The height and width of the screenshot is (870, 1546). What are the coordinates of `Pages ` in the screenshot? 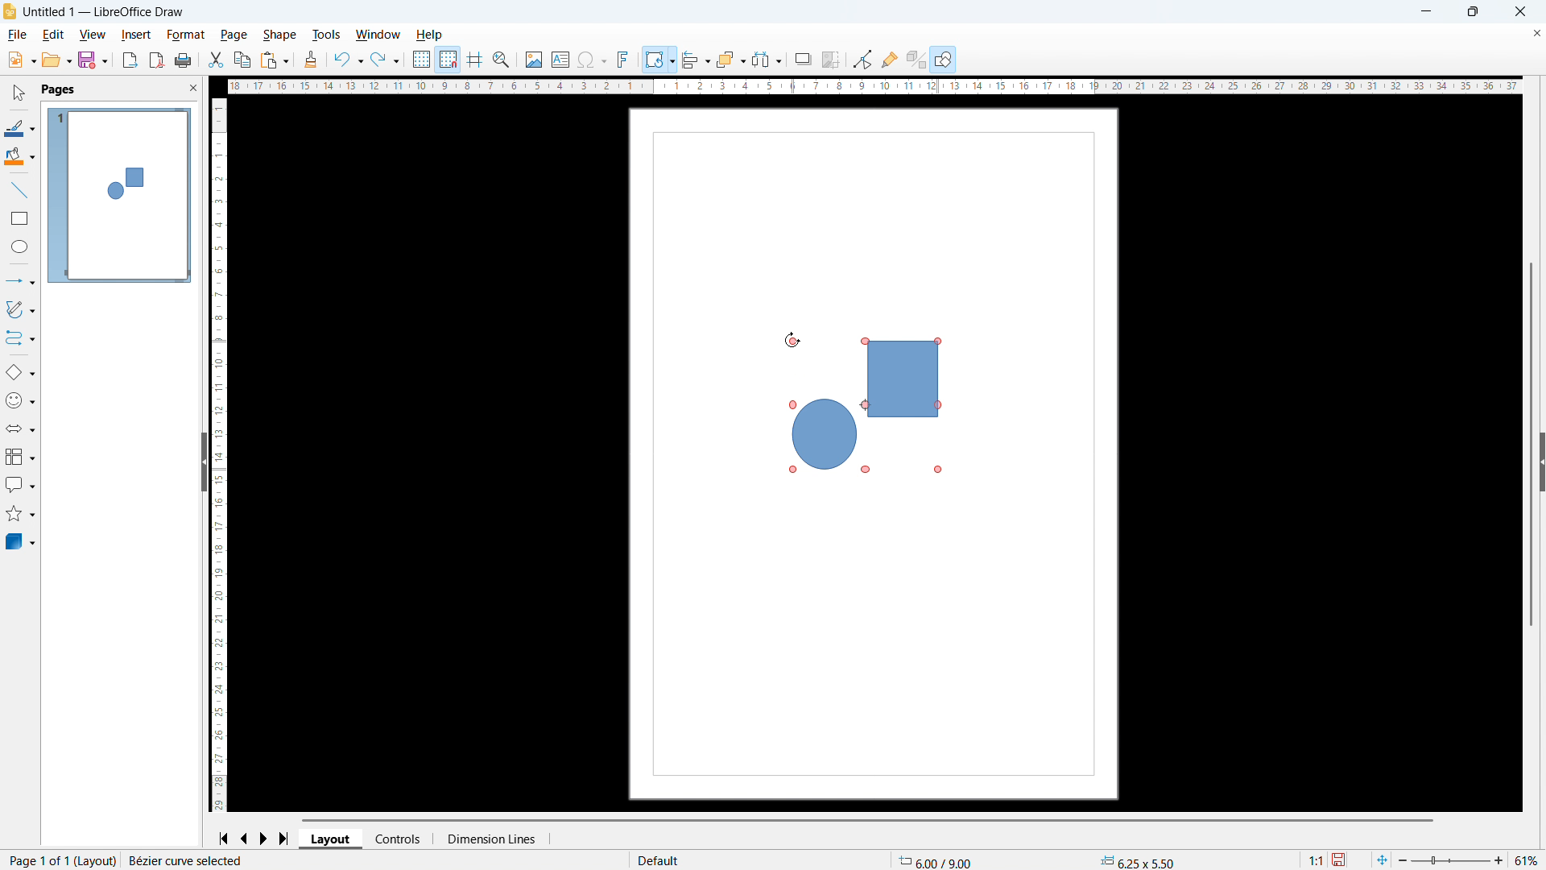 It's located at (60, 90).